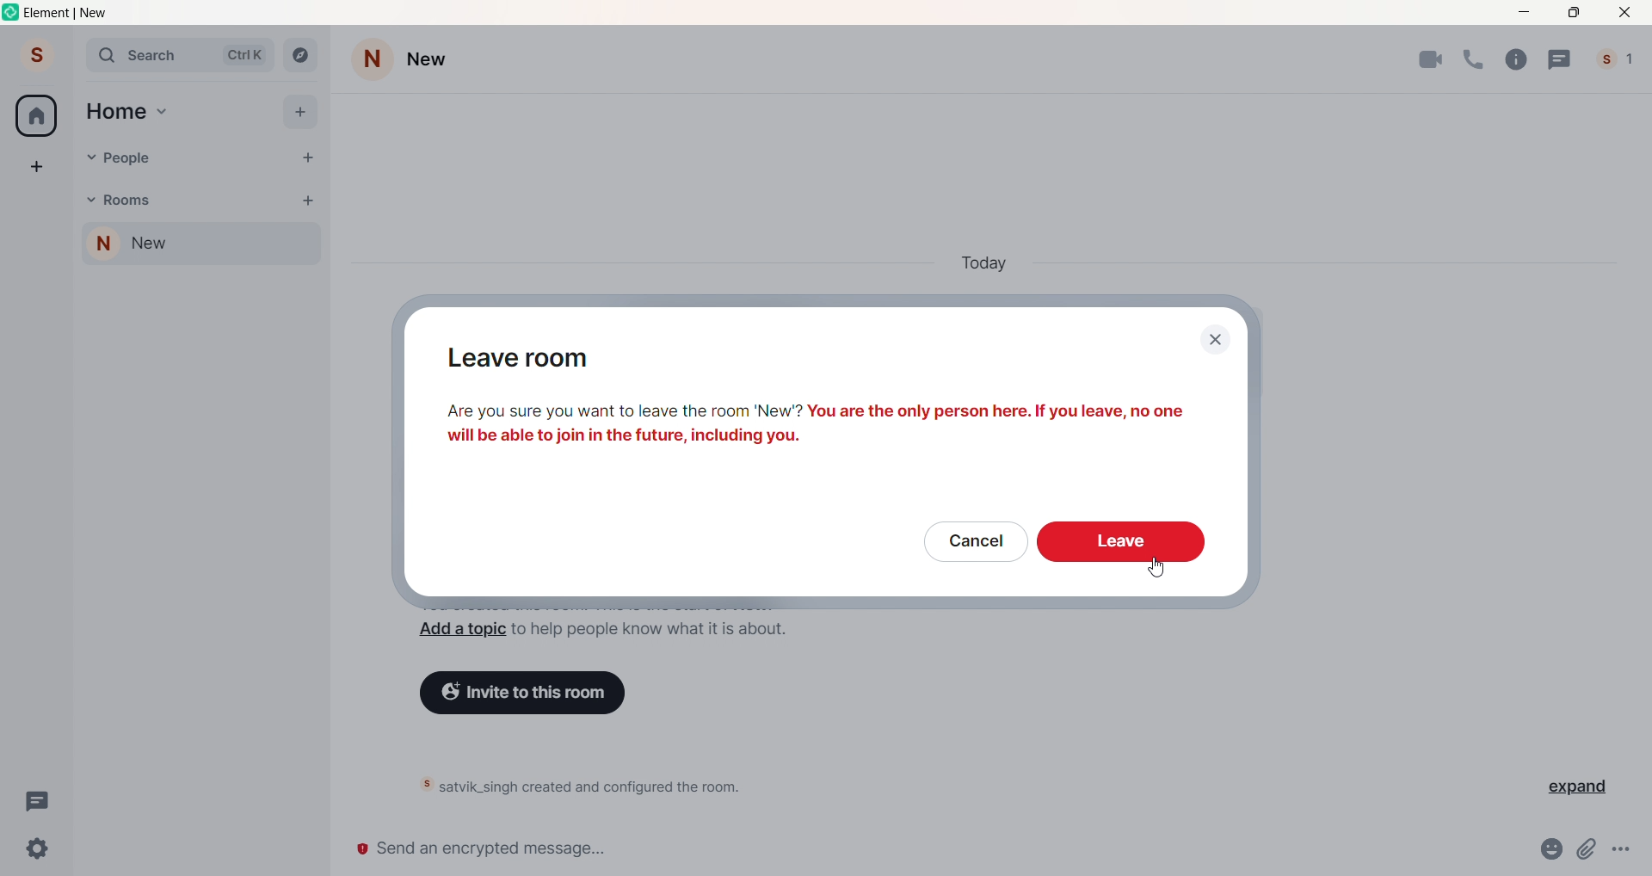 Image resolution: width=1652 pixels, height=876 pixels. Describe the element at coordinates (1520, 59) in the screenshot. I see `Room Info` at that location.